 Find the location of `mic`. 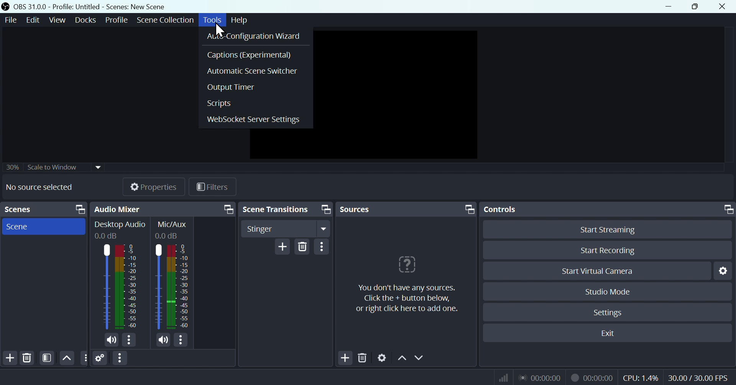

mic is located at coordinates (164, 339).